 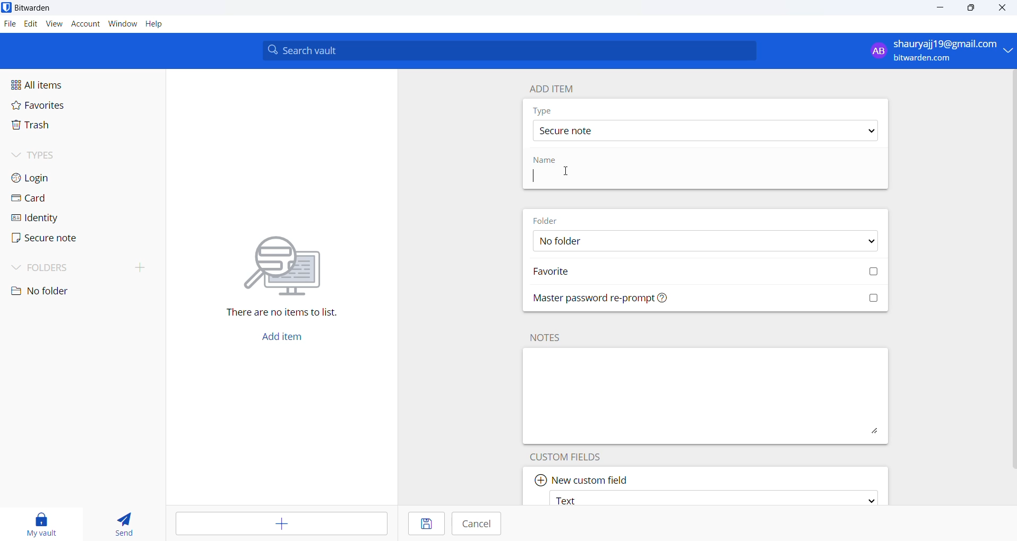 What do you see at coordinates (422, 523) in the screenshot?
I see `save` at bounding box center [422, 523].